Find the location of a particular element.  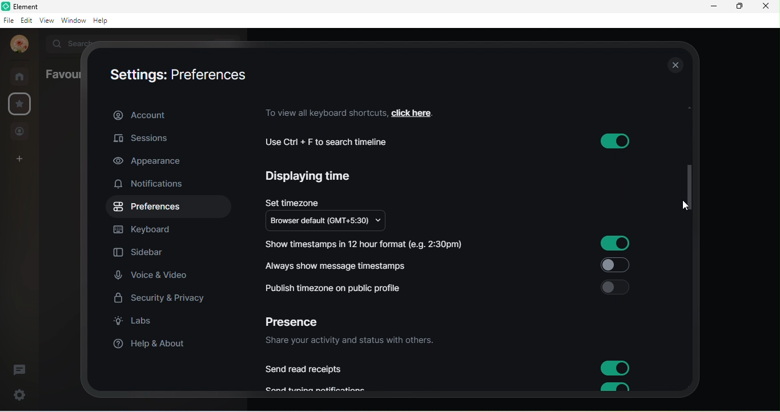

send read receipts is located at coordinates (306, 369).